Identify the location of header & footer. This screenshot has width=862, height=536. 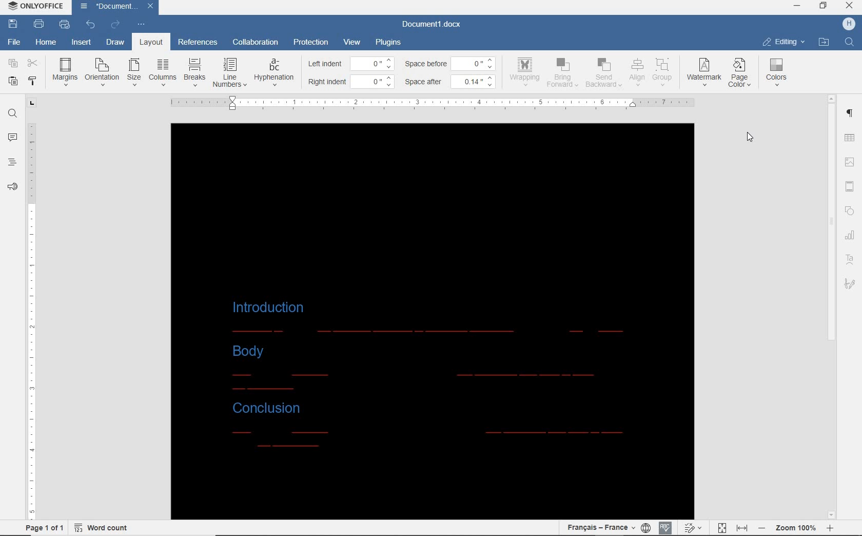
(850, 187).